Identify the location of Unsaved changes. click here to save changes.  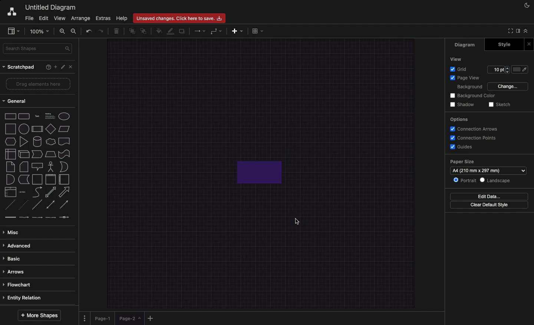
(181, 18).